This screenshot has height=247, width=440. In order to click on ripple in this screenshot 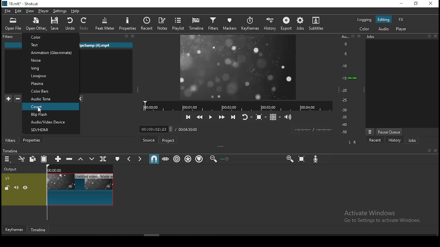, I will do `click(176, 159)`.